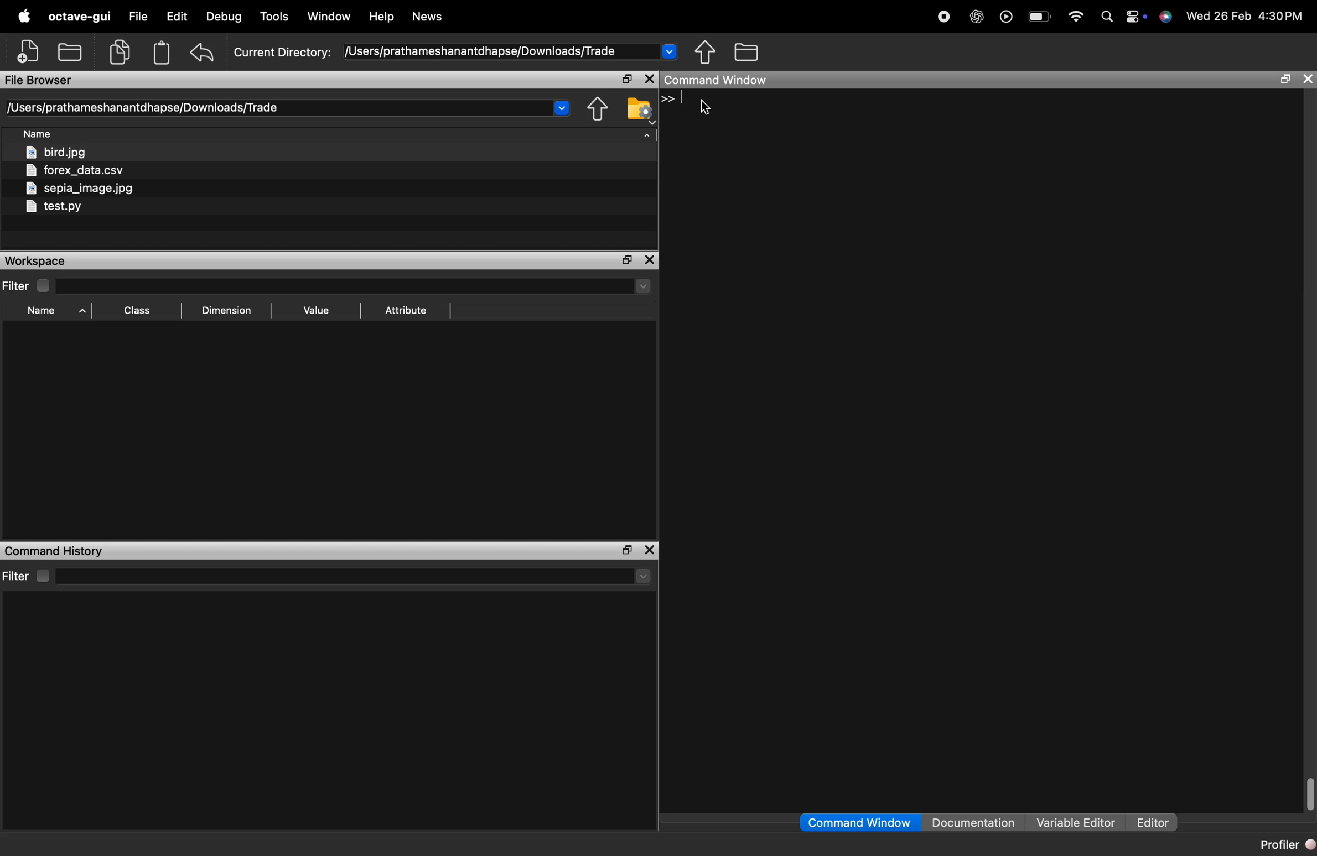  I want to click on support, so click(1166, 18).